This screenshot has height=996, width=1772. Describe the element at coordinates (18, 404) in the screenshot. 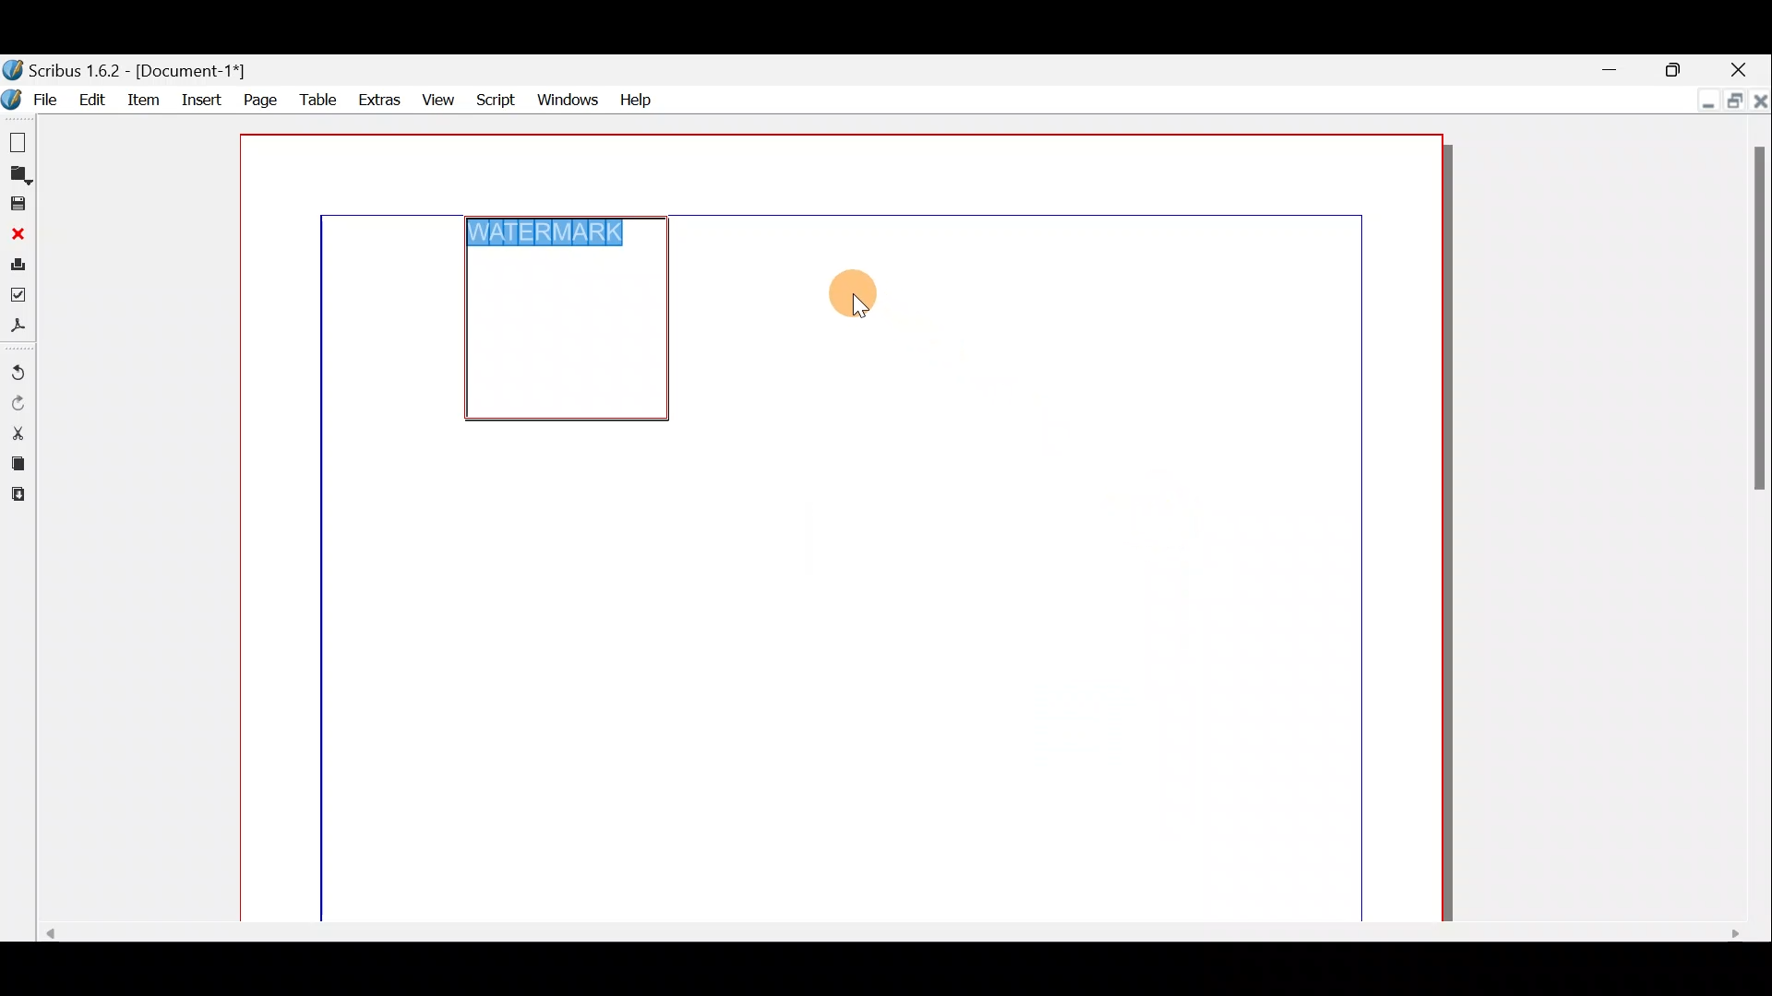

I see `Redo` at that location.